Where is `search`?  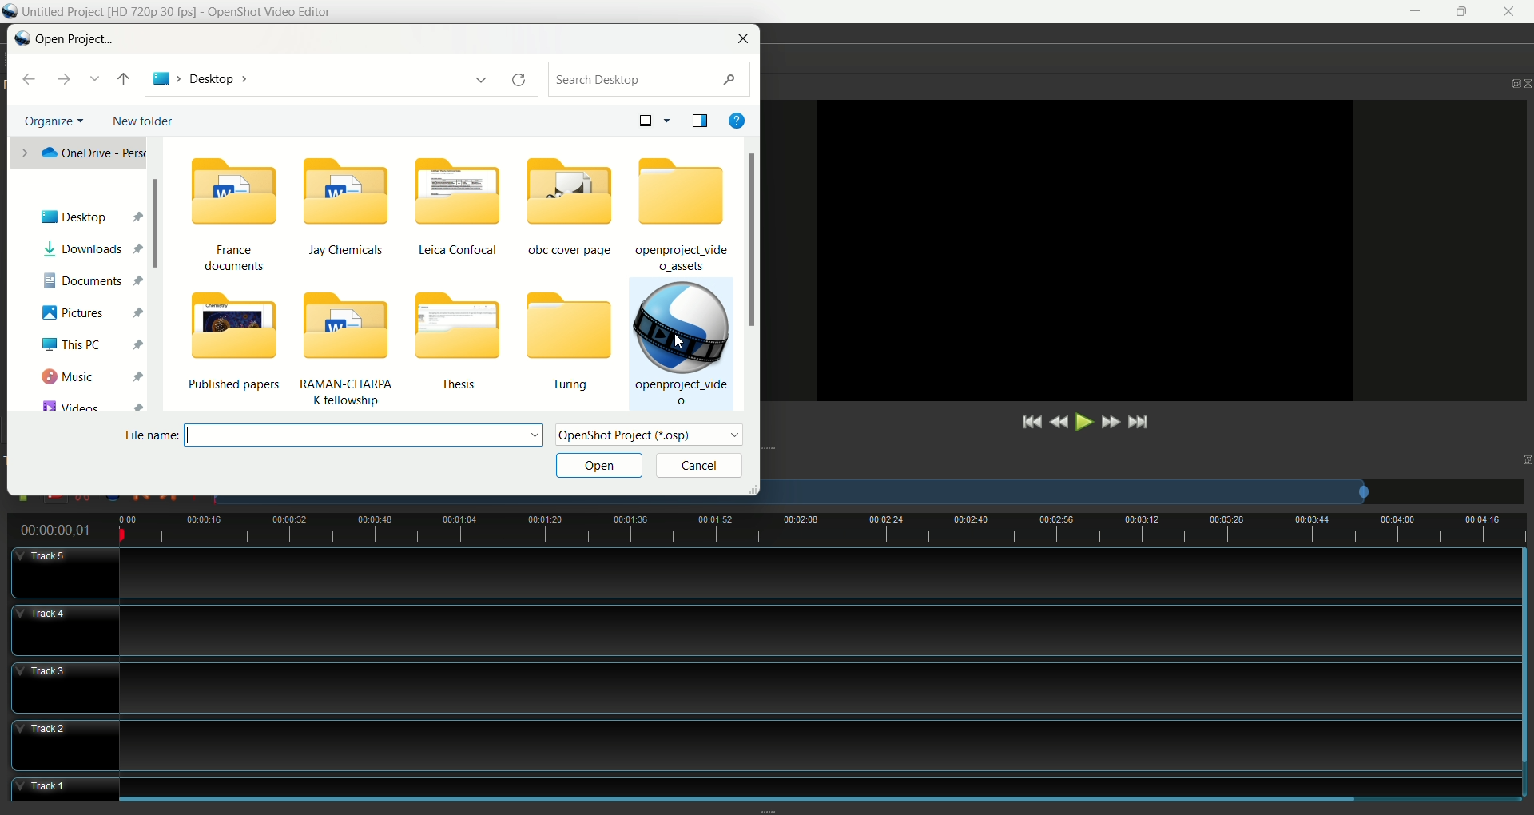 search is located at coordinates (653, 80).